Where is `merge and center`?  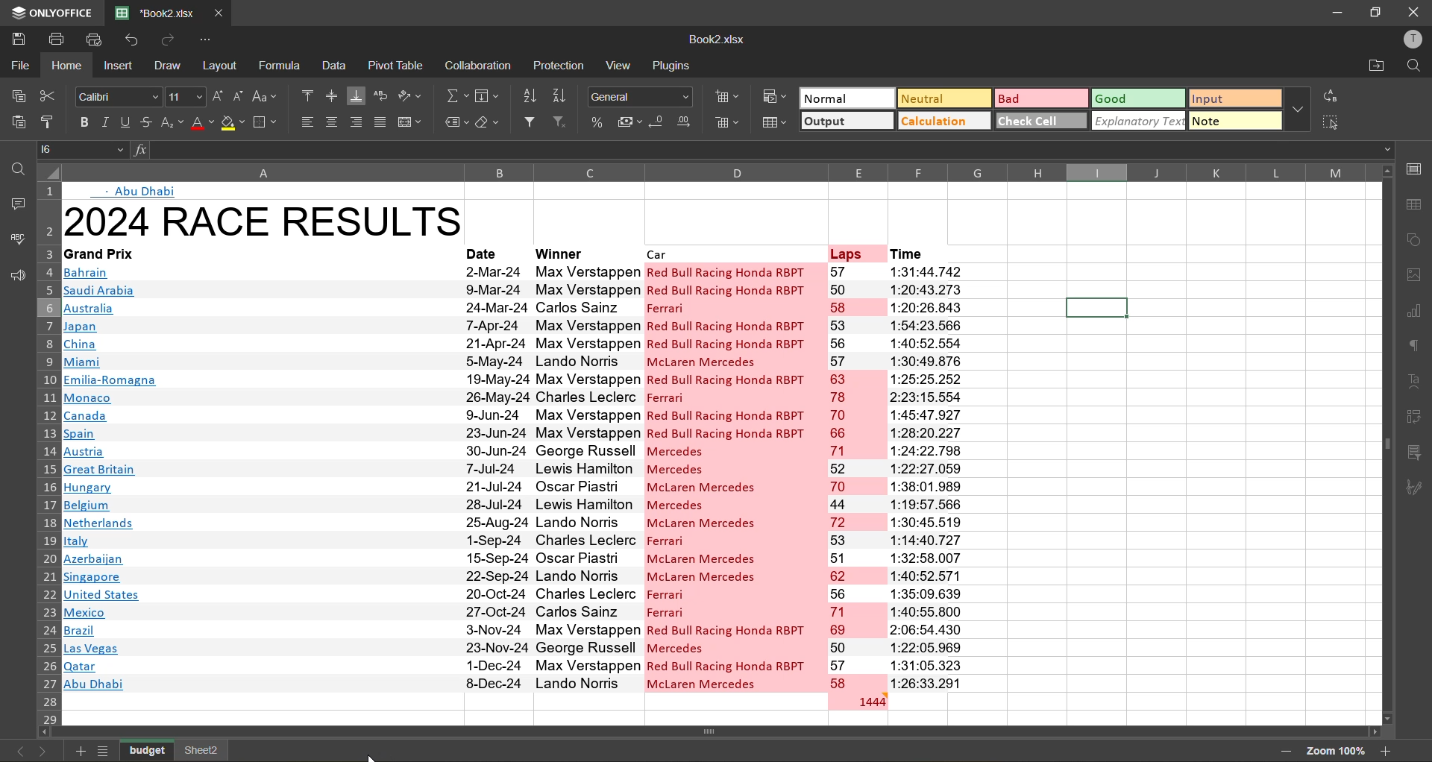 merge and center is located at coordinates (411, 123).